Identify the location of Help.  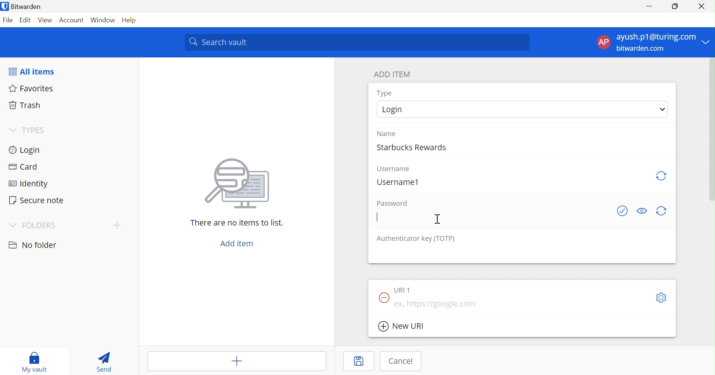
(132, 21).